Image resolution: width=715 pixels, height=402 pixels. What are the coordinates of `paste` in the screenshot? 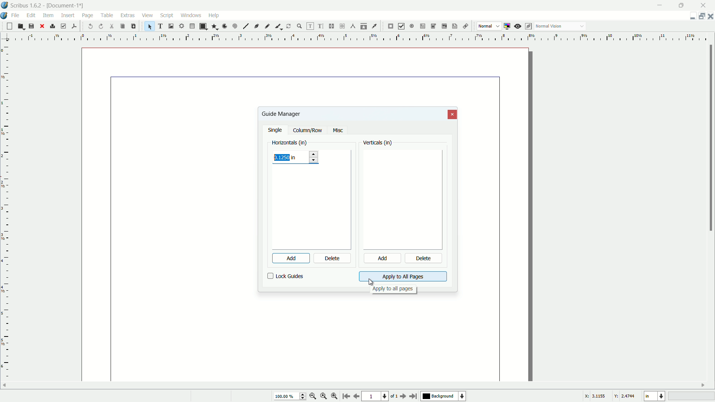 It's located at (133, 26).